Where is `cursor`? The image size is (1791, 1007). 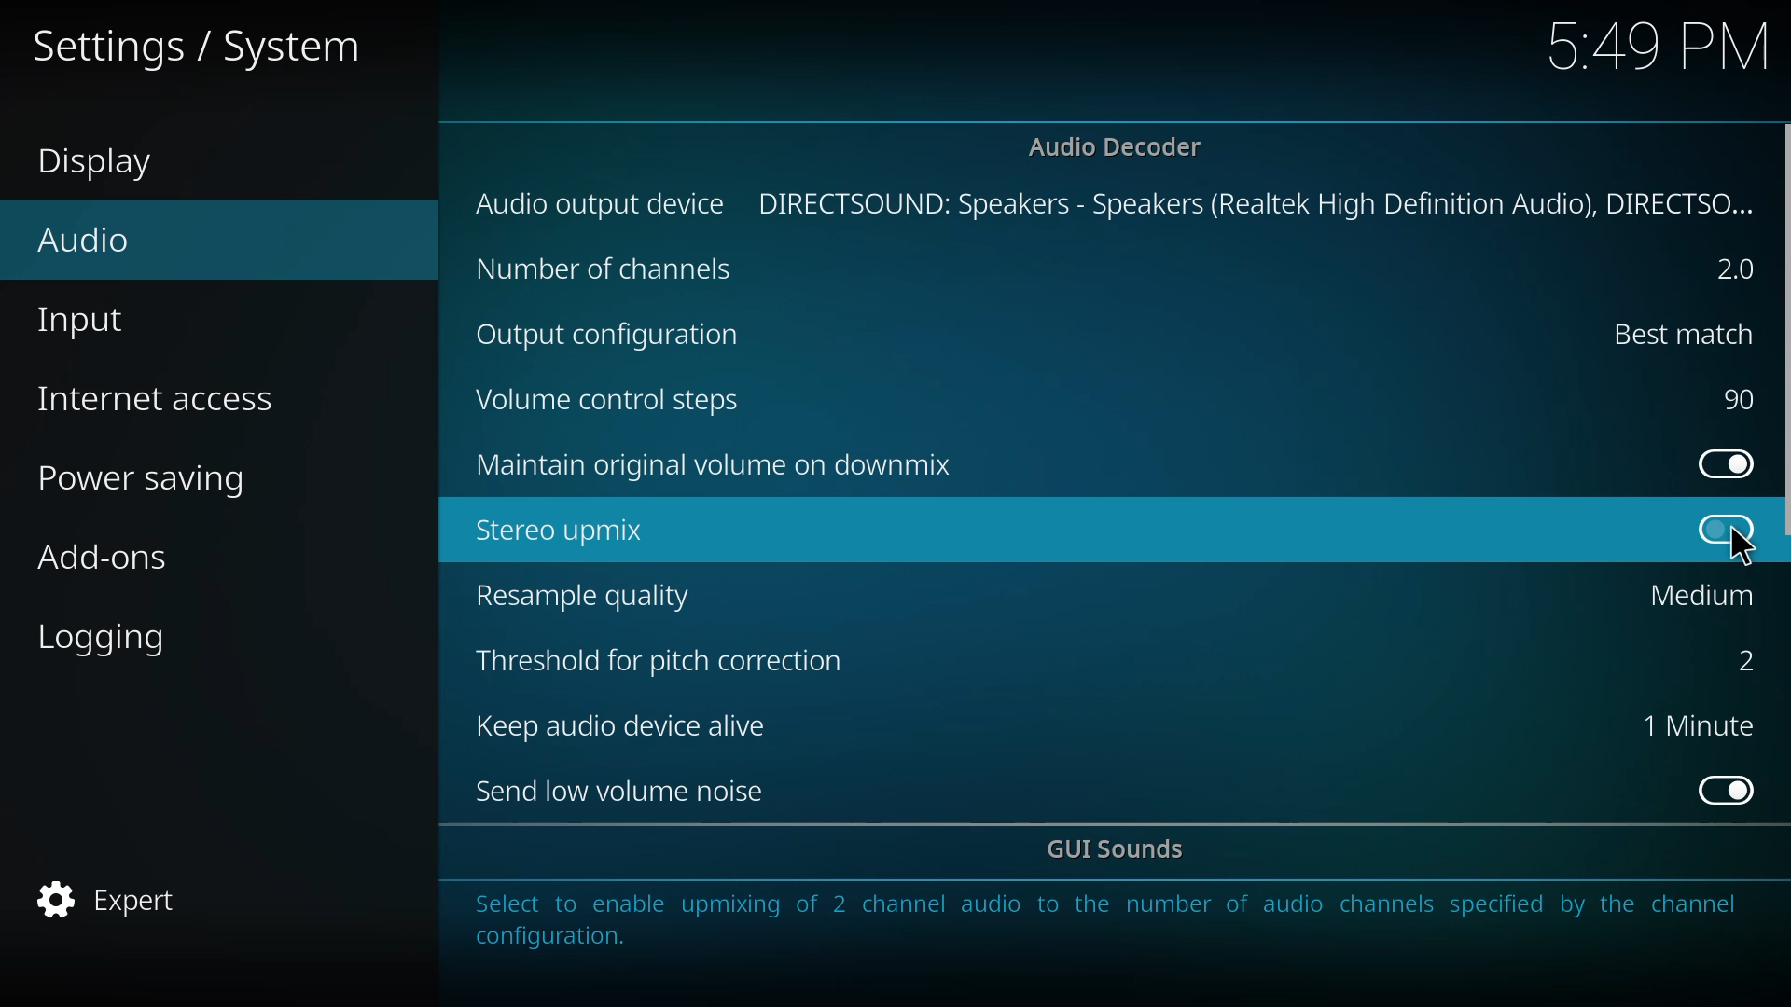 cursor is located at coordinates (1742, 543).